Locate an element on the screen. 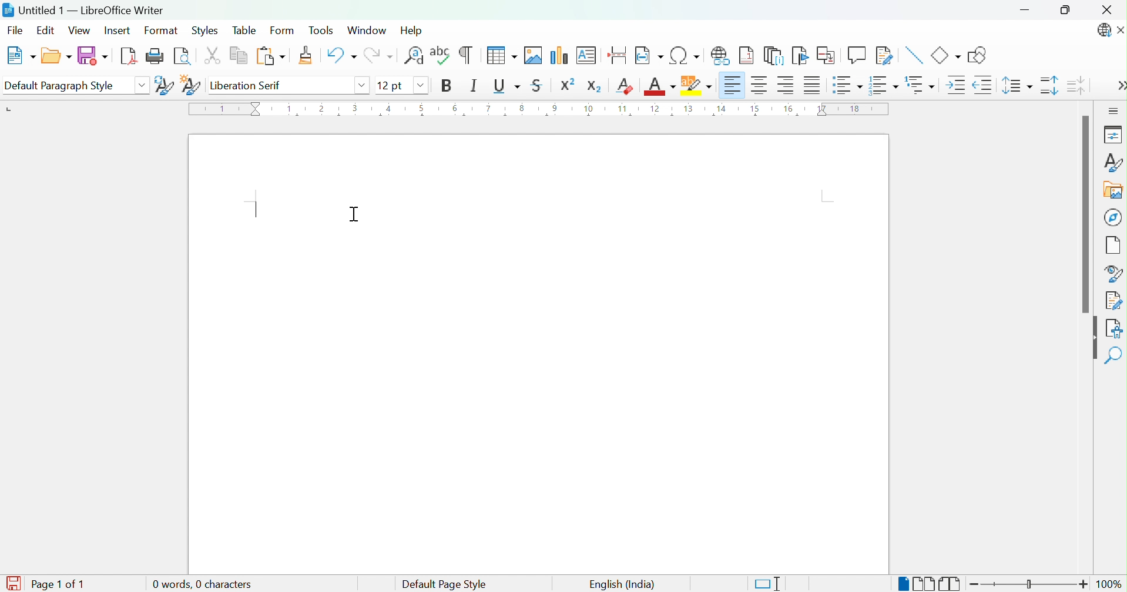 This screenshot has width=1127, height=592. Character Highlighting Color is located at coordinates (695, 85).